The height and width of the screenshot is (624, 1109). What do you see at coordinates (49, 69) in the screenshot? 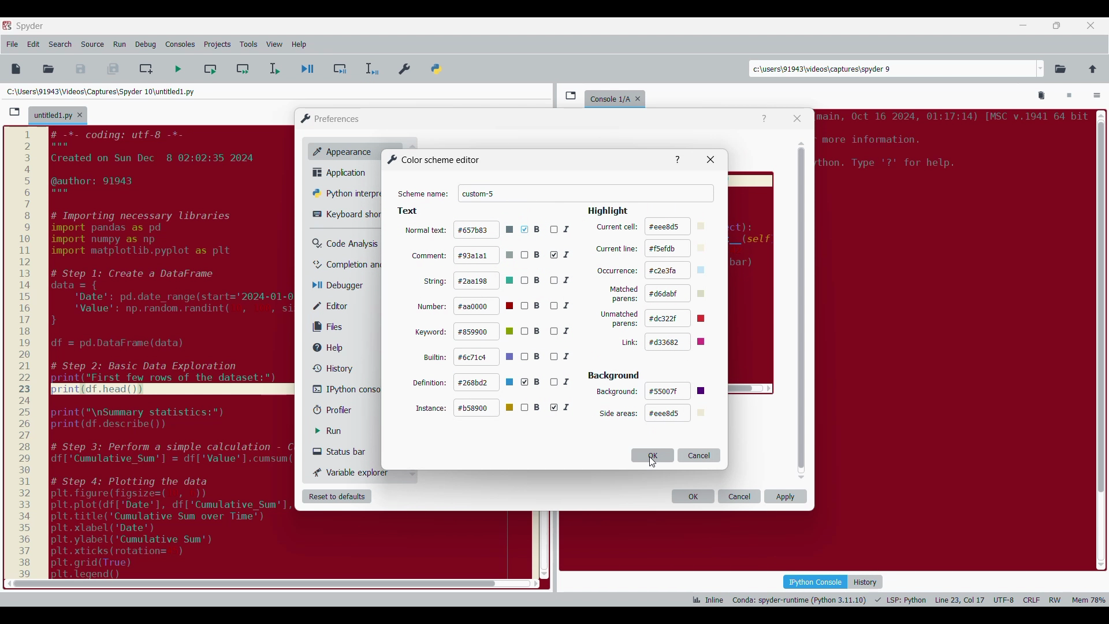
I see `Open` at bounding box center [49, 69].